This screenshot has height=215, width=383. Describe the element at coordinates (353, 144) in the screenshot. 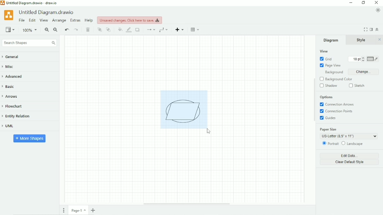

I see `Landscape` at that location.